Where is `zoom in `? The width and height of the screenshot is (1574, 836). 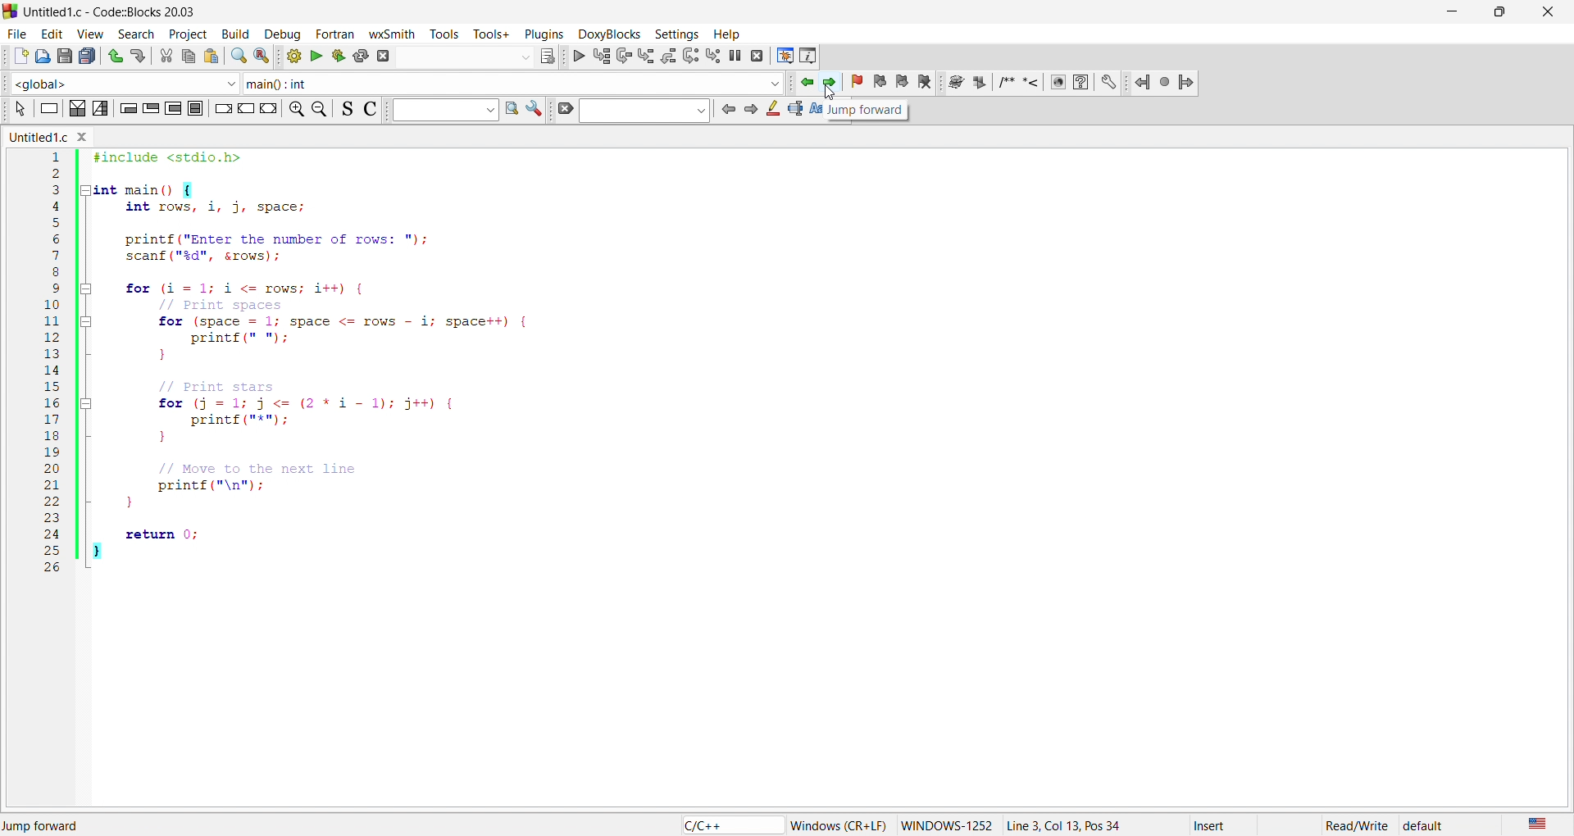 zoom in  is located at coordinates (297, 110).